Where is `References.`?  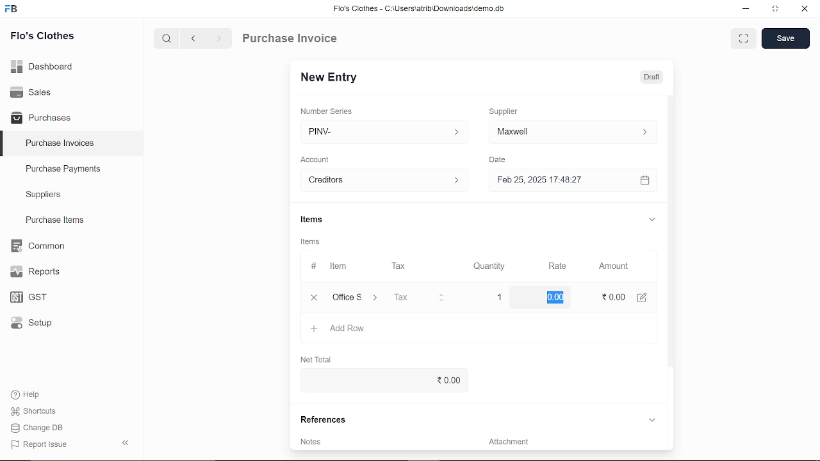 References. is located at coordinates (325, 419).